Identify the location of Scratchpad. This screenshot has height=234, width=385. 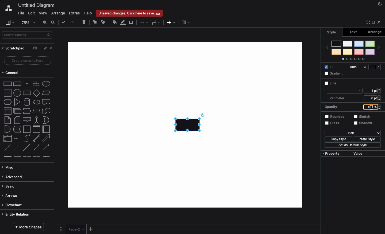
(13, 49).